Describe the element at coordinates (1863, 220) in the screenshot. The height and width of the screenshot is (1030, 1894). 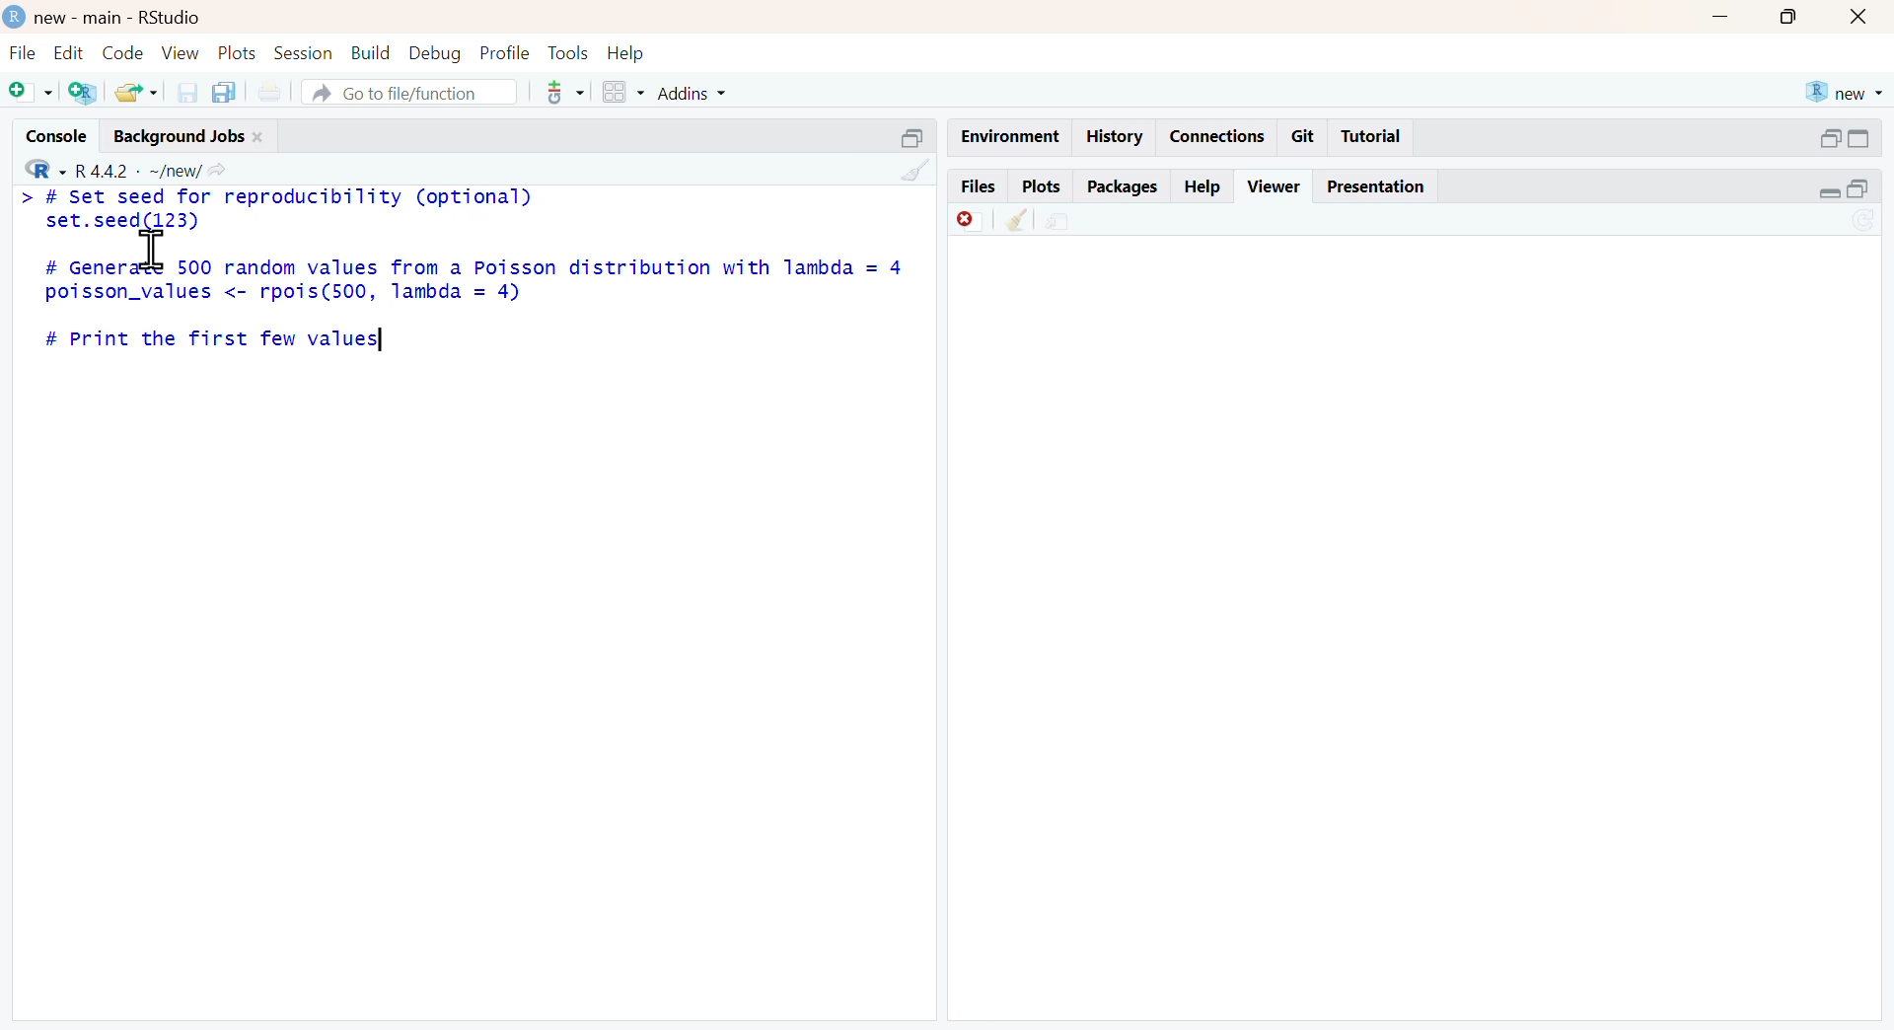
I see `sync` at that location.